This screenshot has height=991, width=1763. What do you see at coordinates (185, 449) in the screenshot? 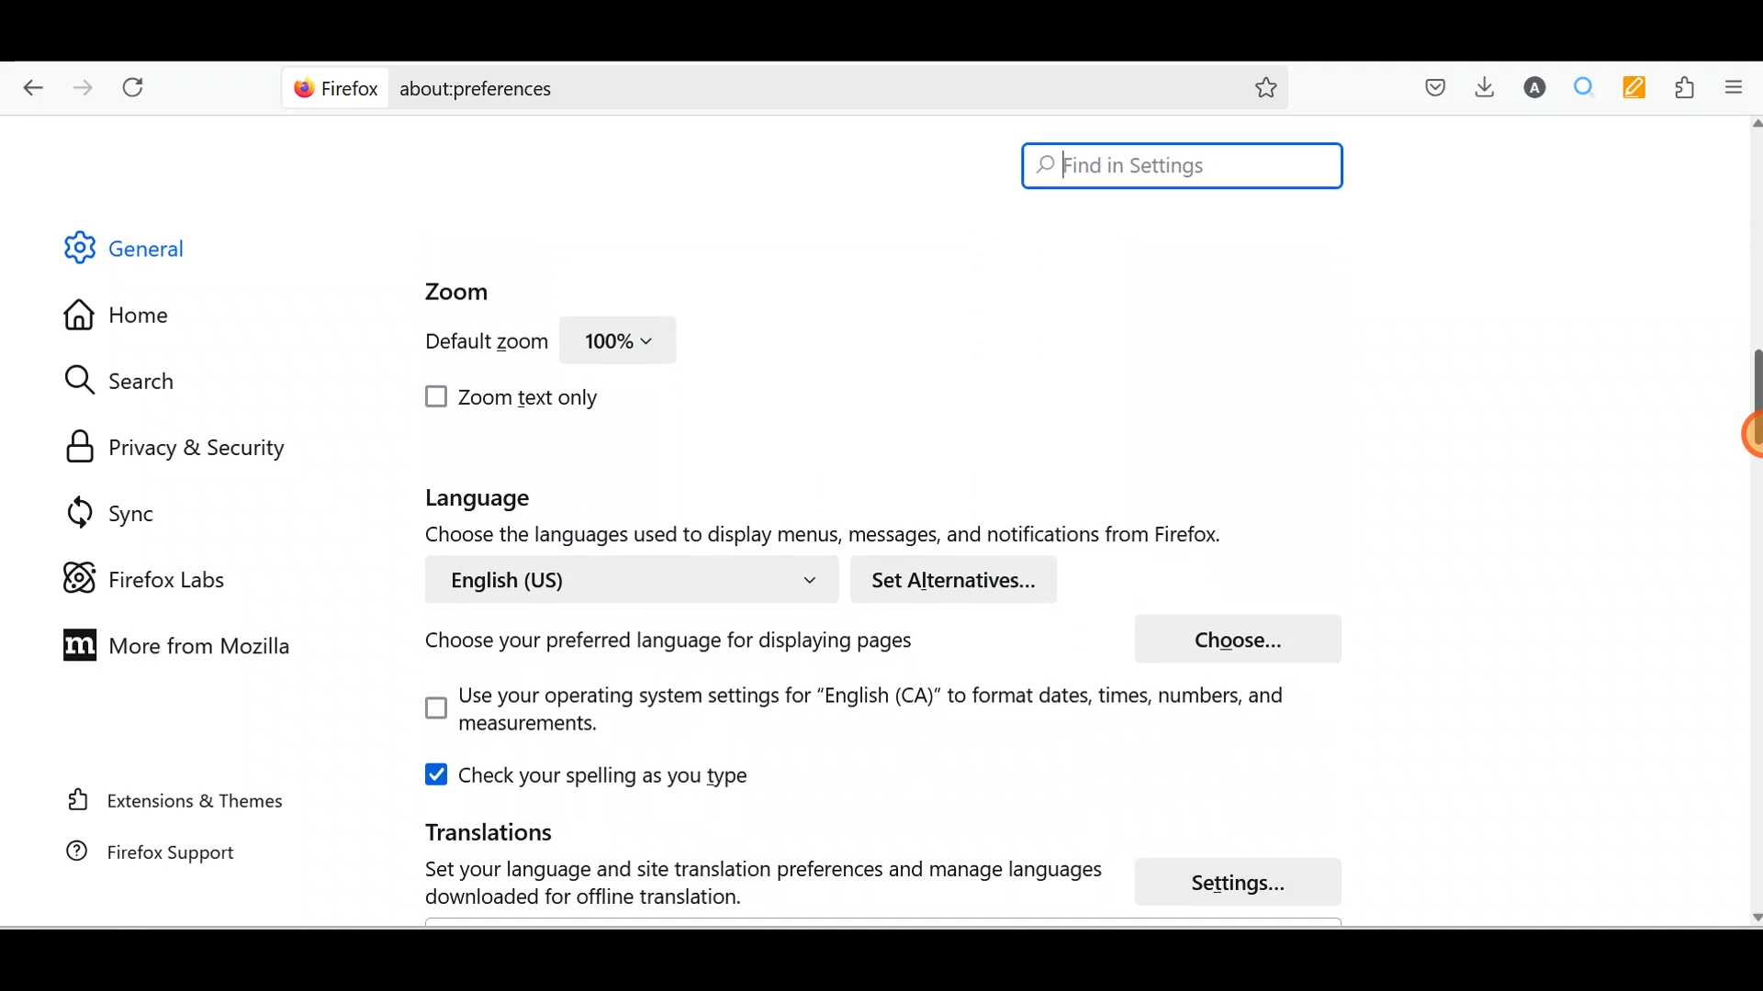
I see `Privacy & security` at bounding box center [185, 449].